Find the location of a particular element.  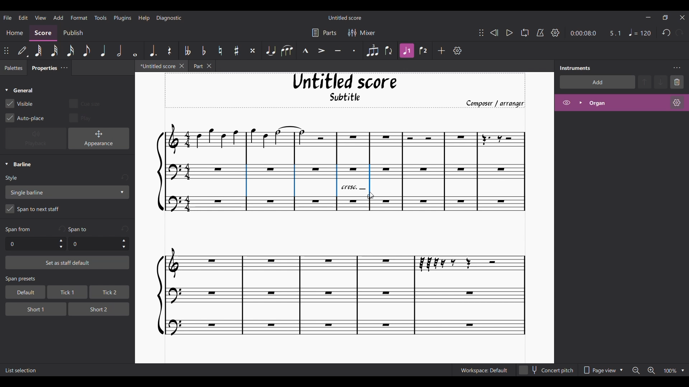

Tools menu is located at coordinates (100, 17).